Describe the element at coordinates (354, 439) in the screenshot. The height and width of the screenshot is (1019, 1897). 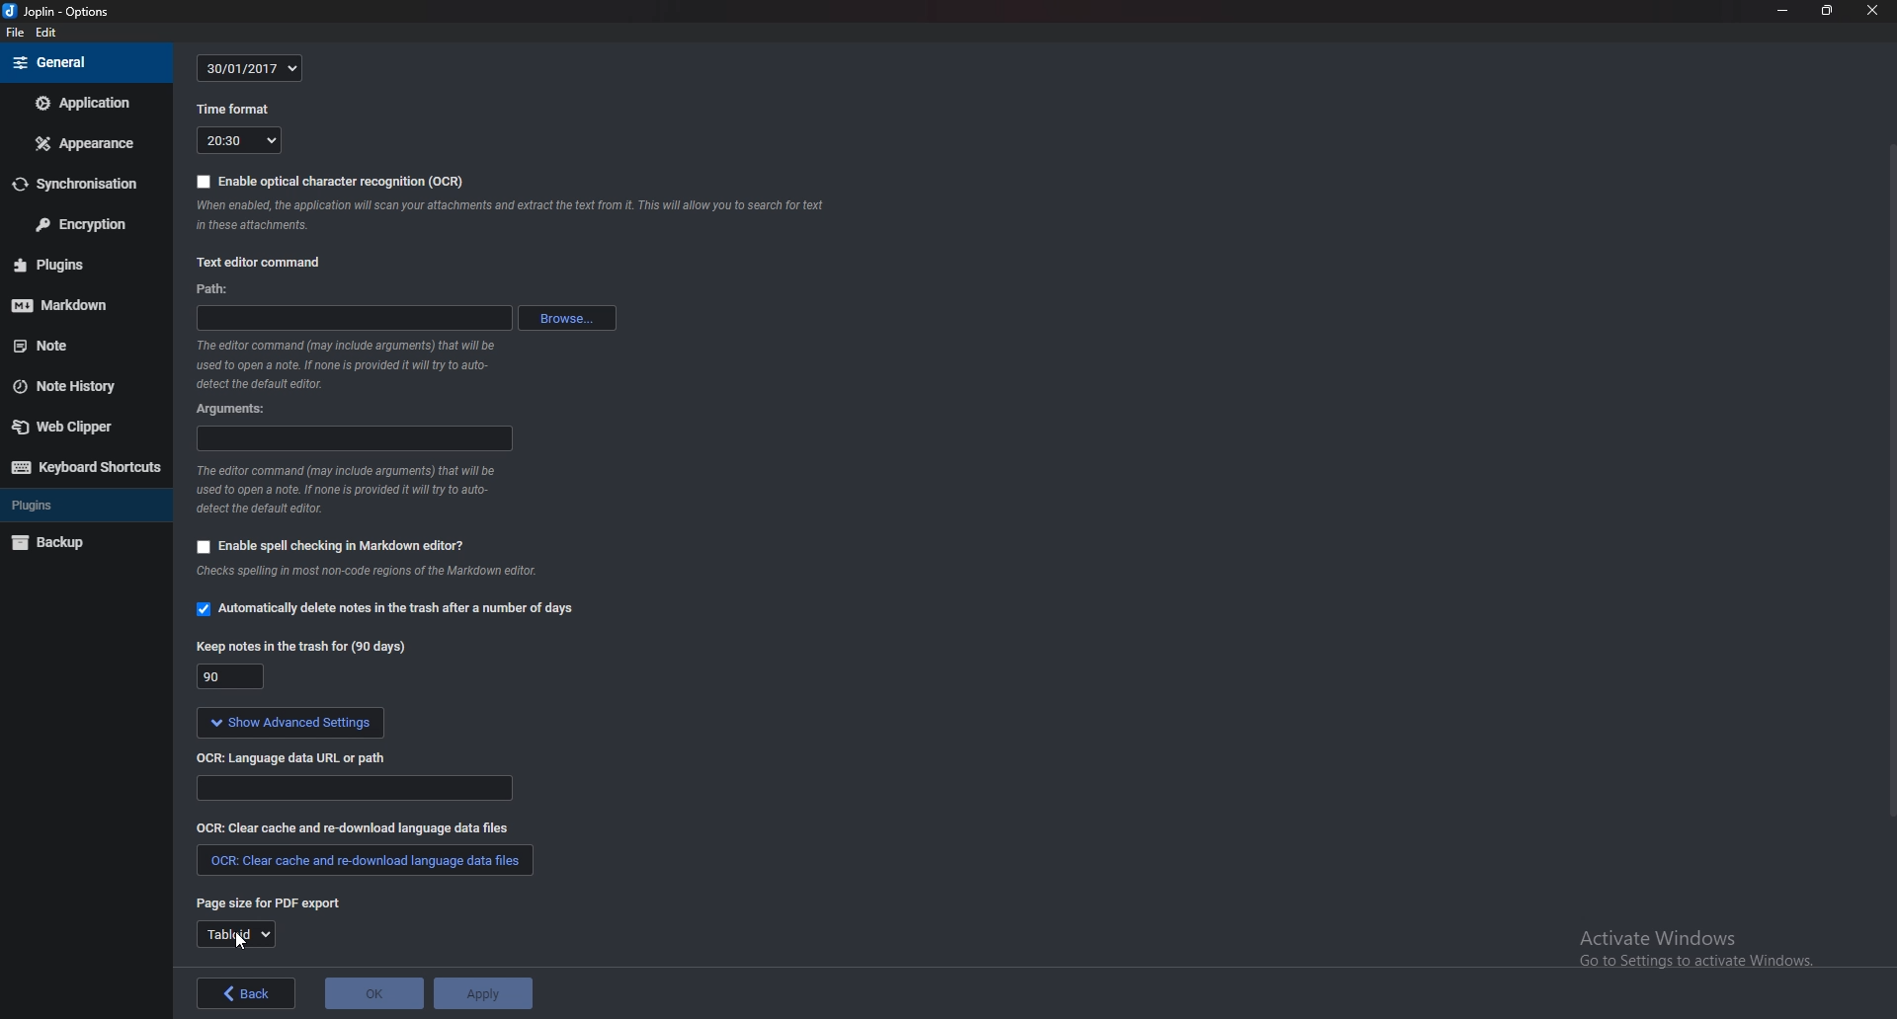
I see `argument` at that location.